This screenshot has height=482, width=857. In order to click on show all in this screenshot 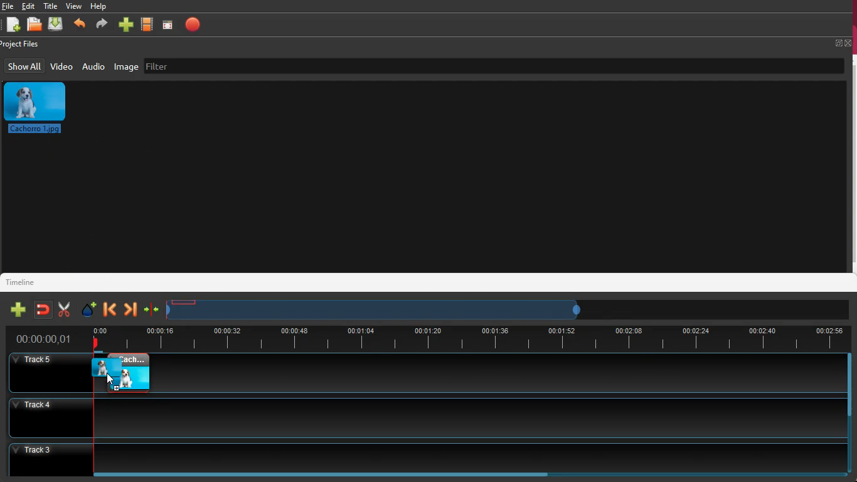, I will do `click(24, 66)`.